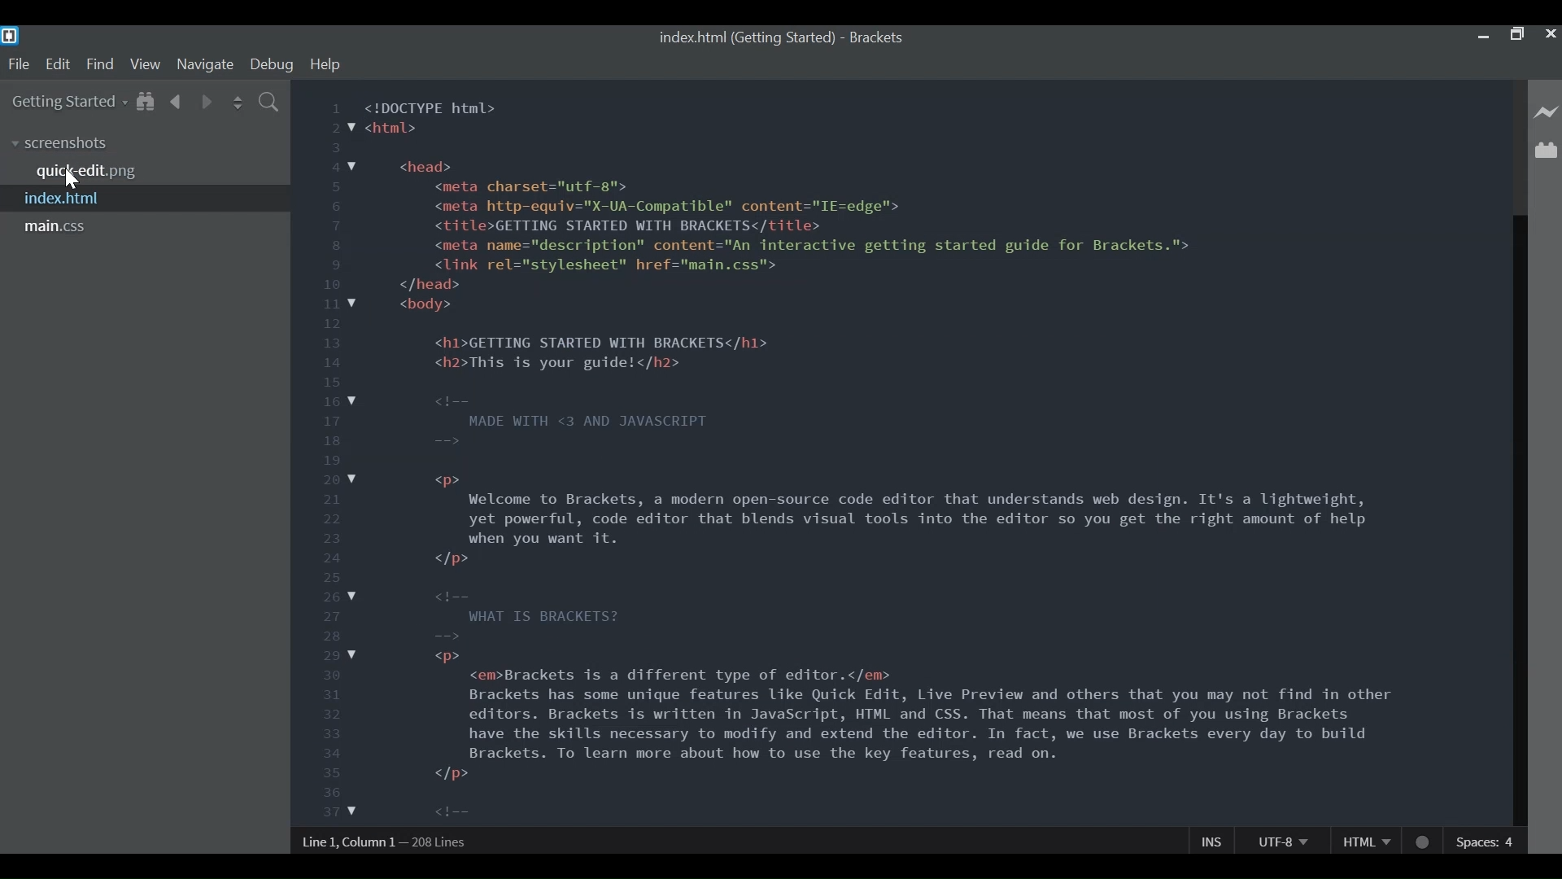 The image size is (1562, 879). What do you see at coordinates (1213, 842) in the screenshot?
I see `Insert` at bounding box center [1213, 842].